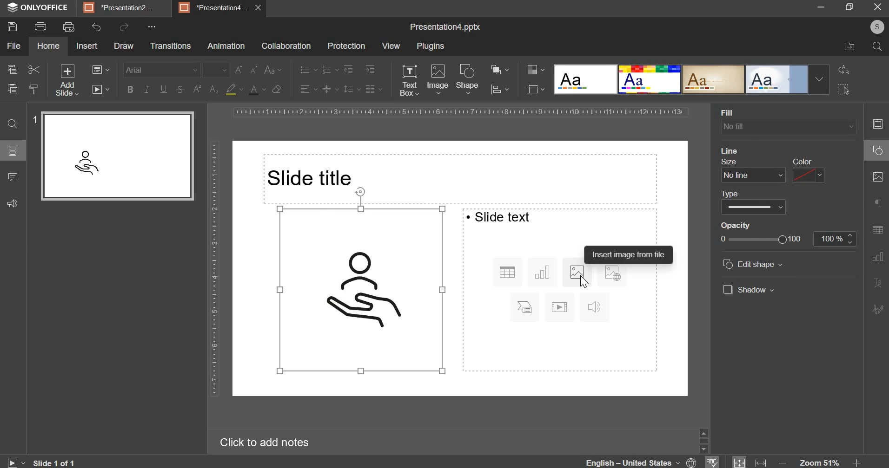  What do you see at coordinates (13, 177) in the screenshot?
I see `comments` at bounding box center [13, 177].